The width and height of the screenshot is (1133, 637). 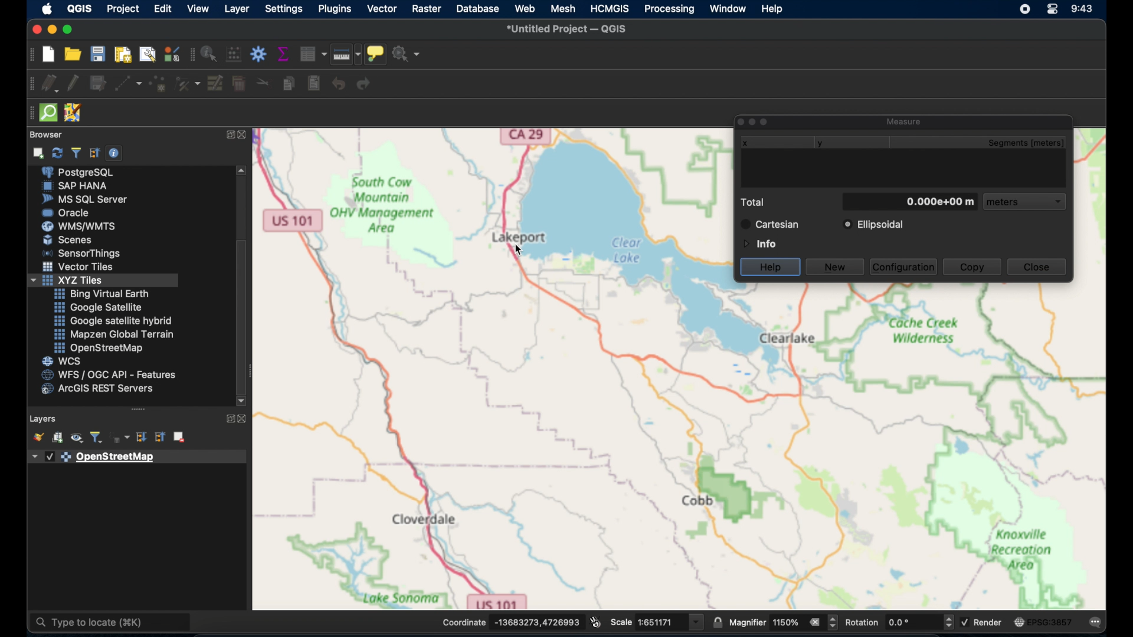 What do you see at coordinates (80, 268) in the screenshot?
I see `` at bounding box center [80, 268].